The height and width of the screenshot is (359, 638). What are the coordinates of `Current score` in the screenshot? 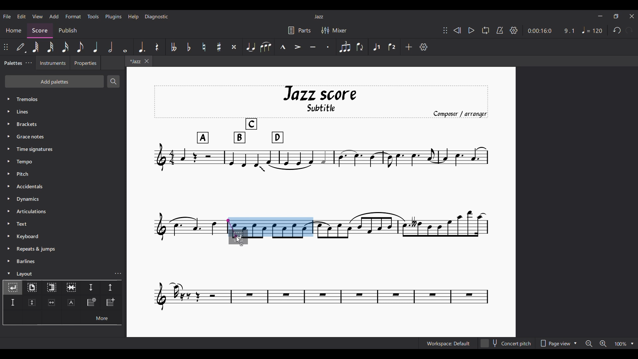 It's located at (321, 151).